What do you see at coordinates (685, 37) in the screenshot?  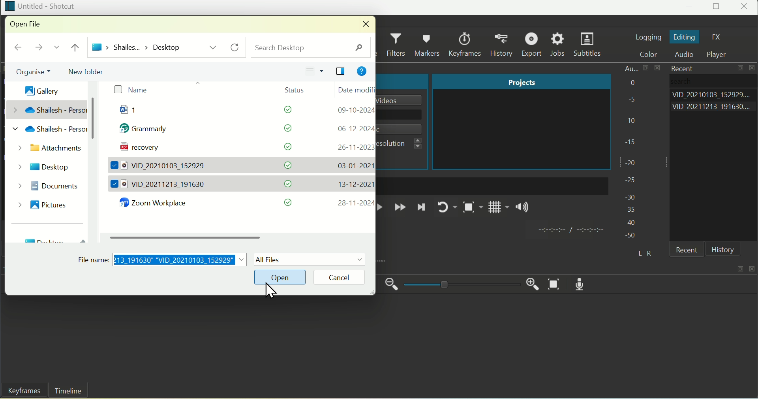 I see `Editing` at bounding box center [685, 37].